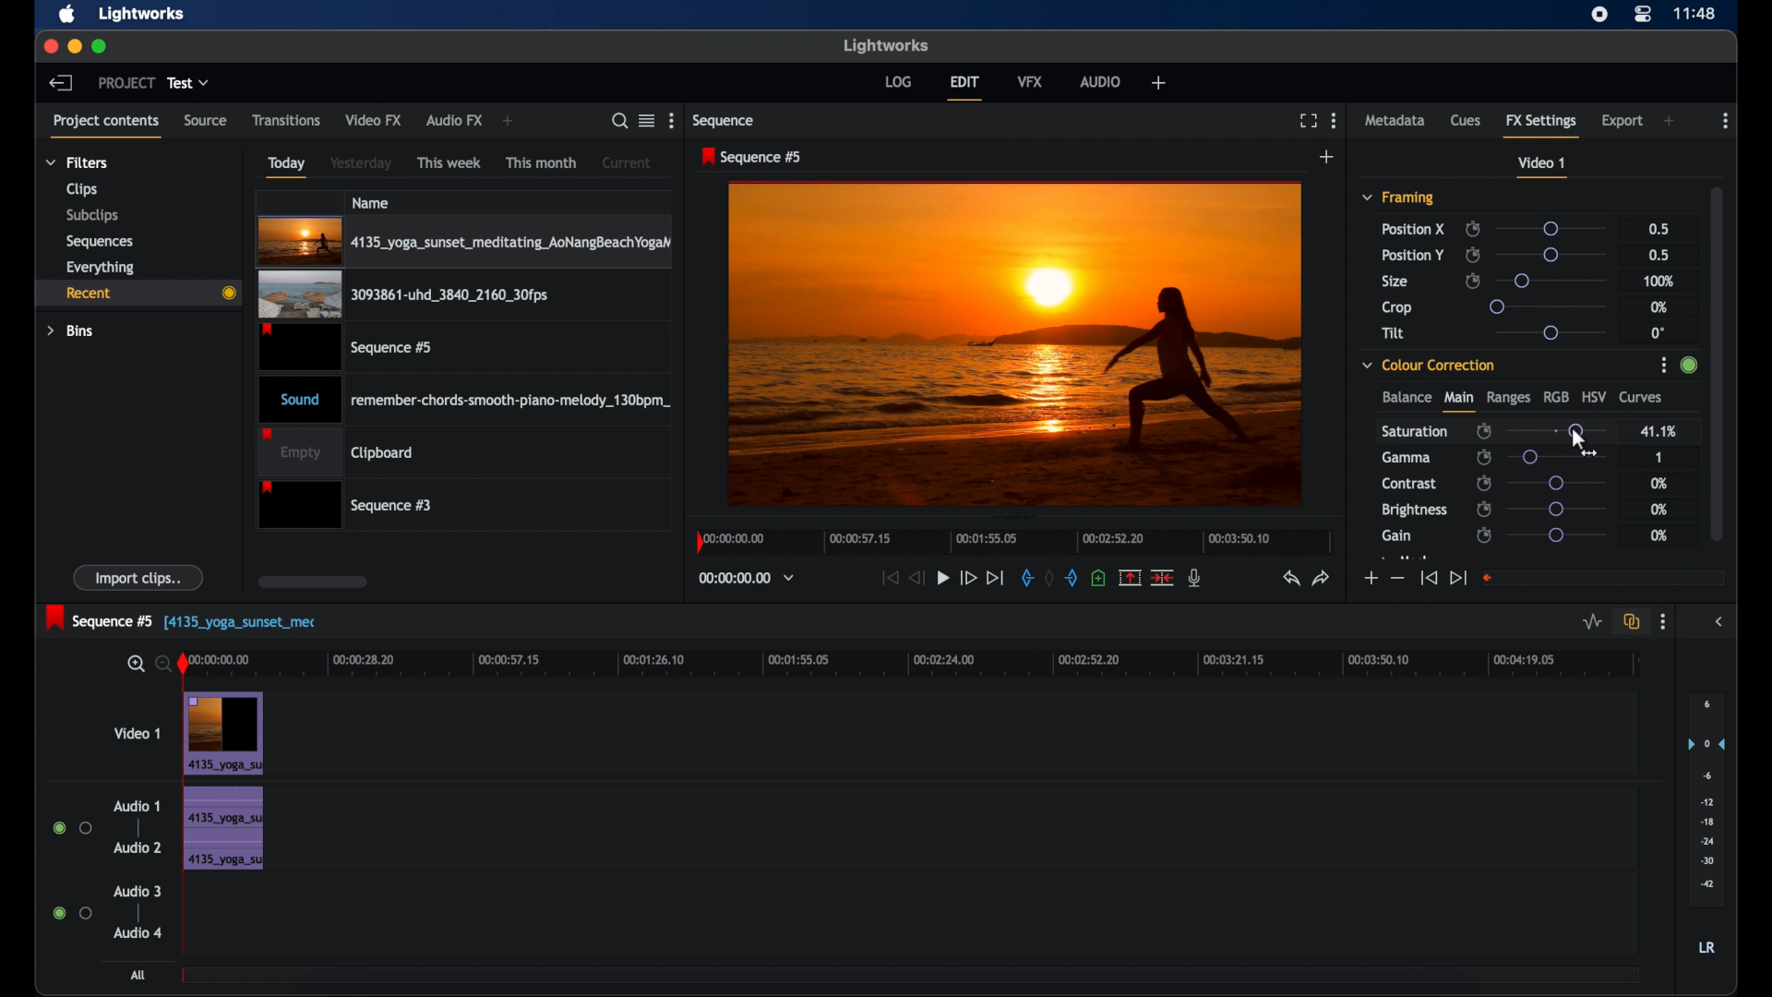 The height and width of the screenshot is (997, 1772). I want to click on text, so click(249, 624).